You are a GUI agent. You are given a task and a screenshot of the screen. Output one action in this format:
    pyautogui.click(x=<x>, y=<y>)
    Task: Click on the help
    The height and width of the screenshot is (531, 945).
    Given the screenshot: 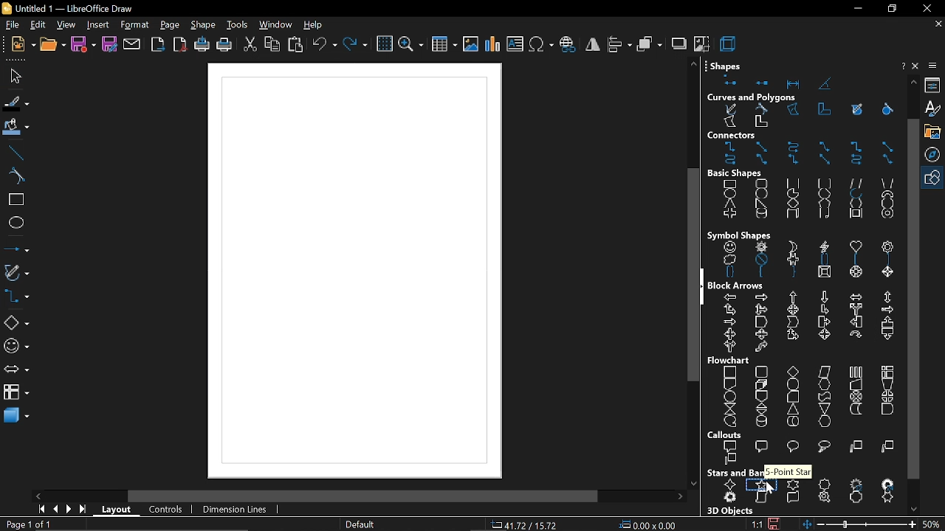 What is the action you would take?
    pyautogui.click(x=315, y=25)
    